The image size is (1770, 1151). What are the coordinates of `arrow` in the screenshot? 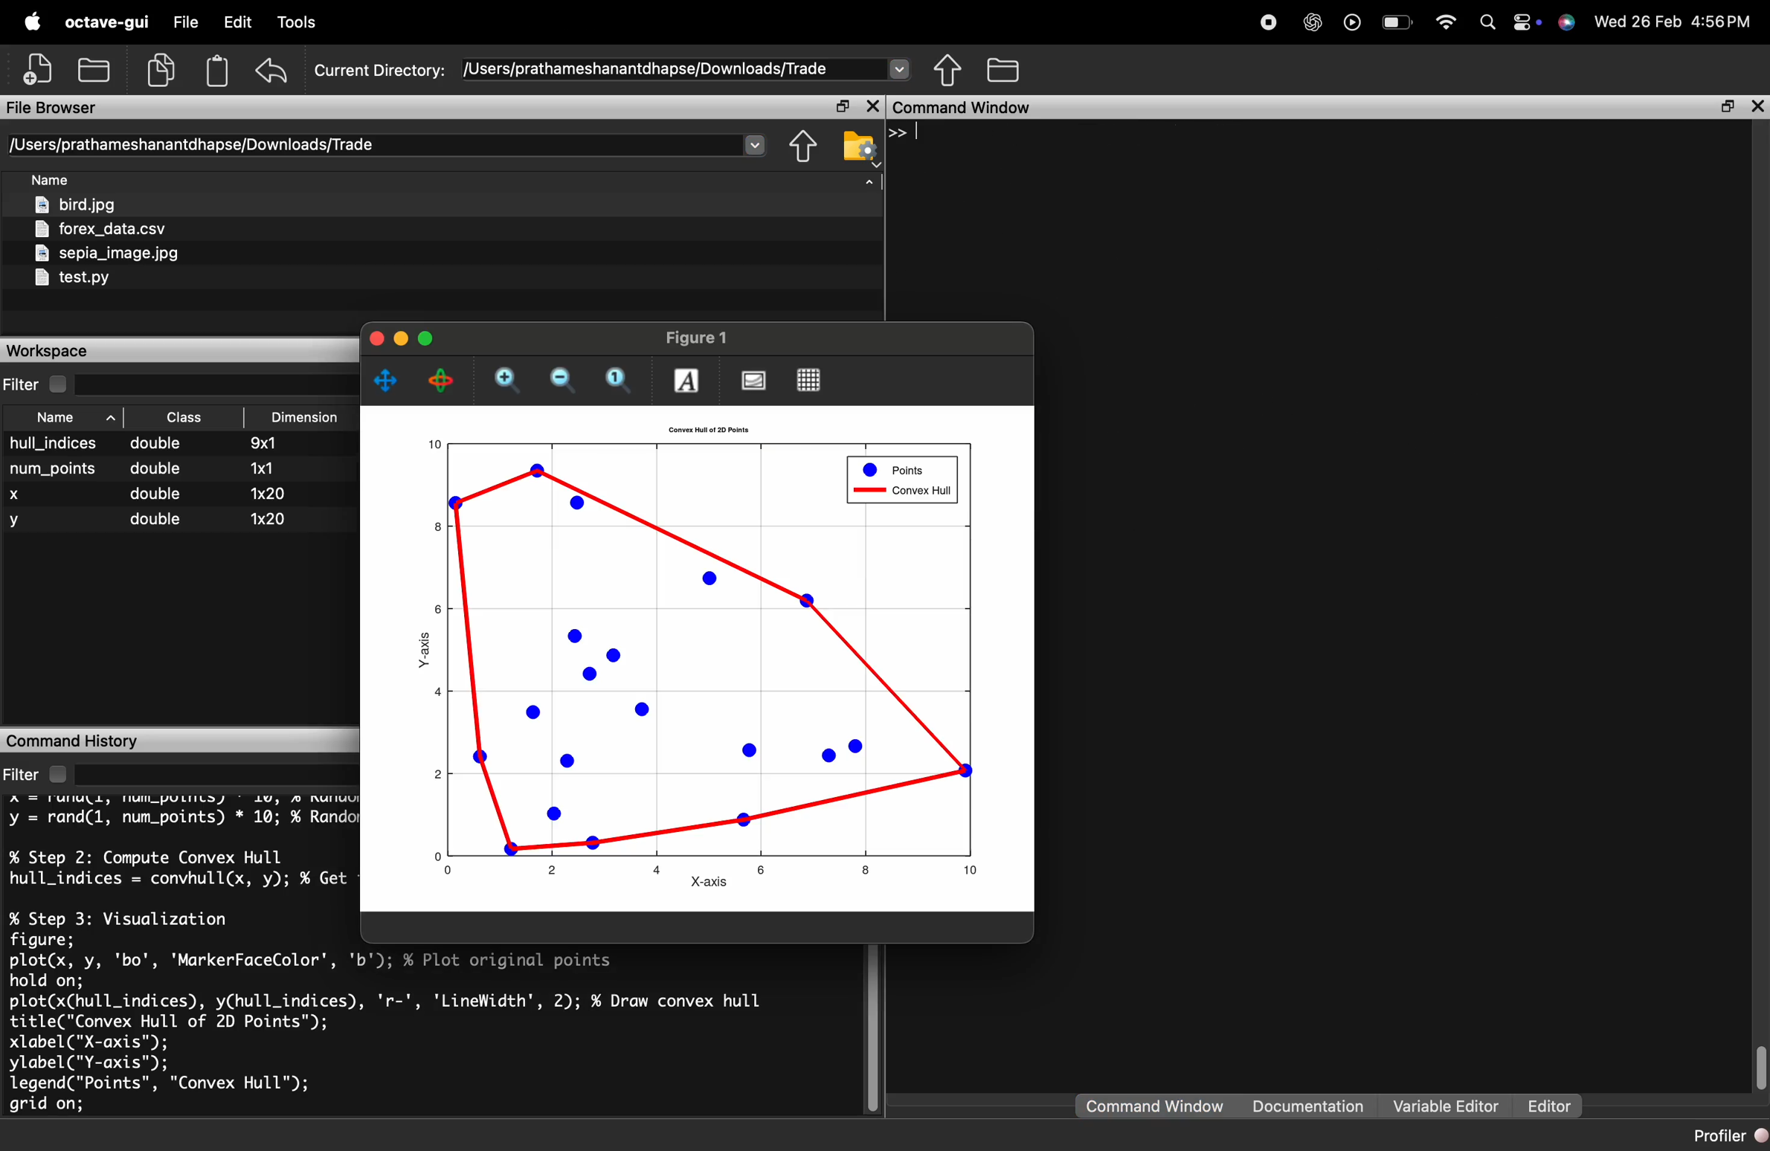 It's located at (873, 182).